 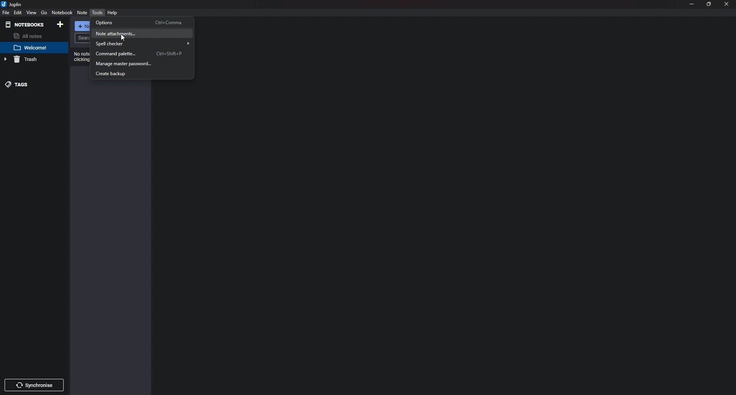 What do you see at coordinates (142, 23) in the screenshot?
I see `Options` at bounding box center [142, 23].